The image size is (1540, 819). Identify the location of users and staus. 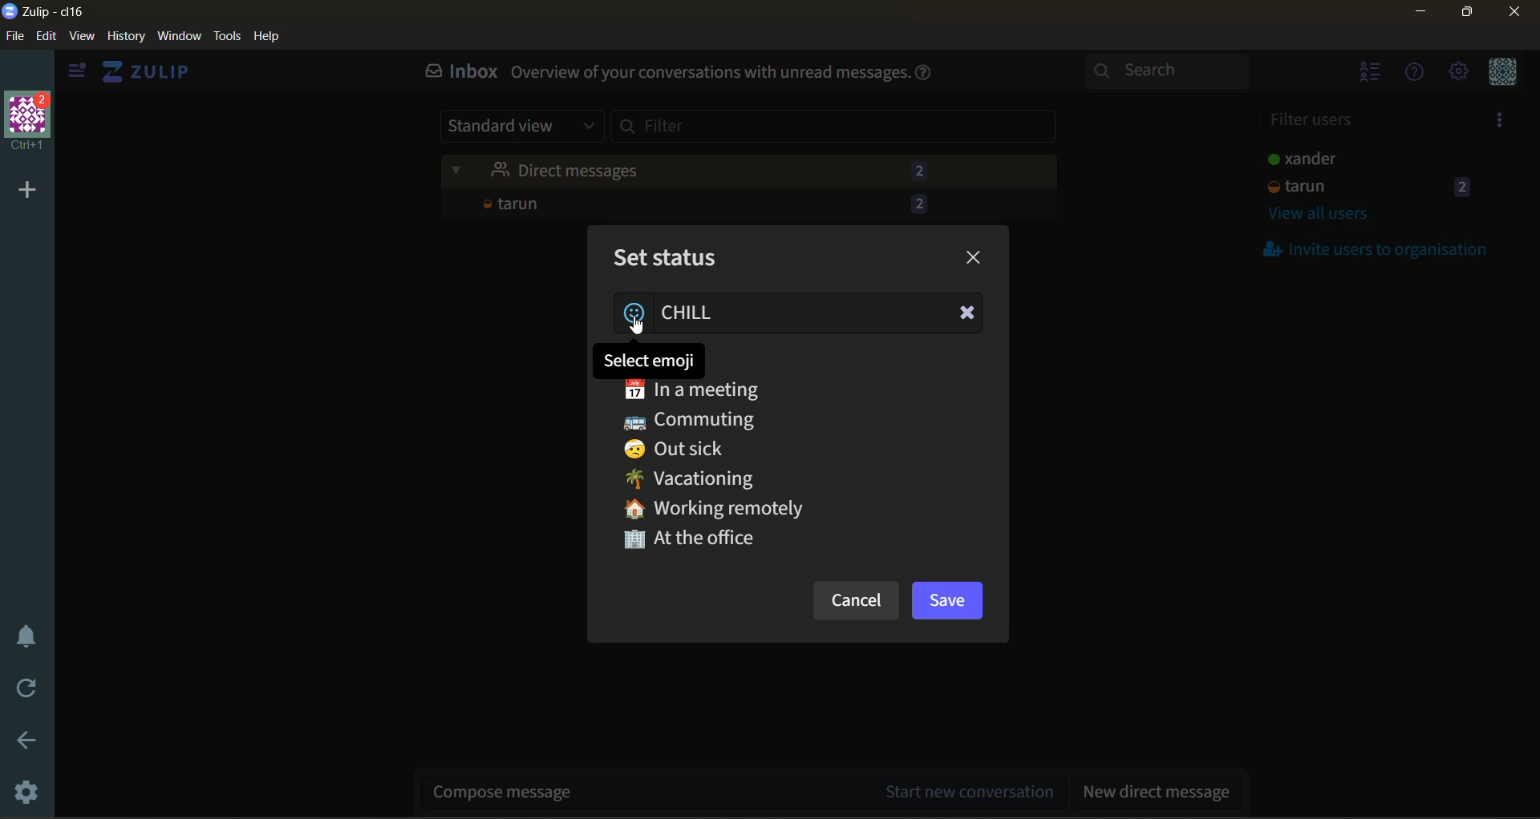
(1376, 157).